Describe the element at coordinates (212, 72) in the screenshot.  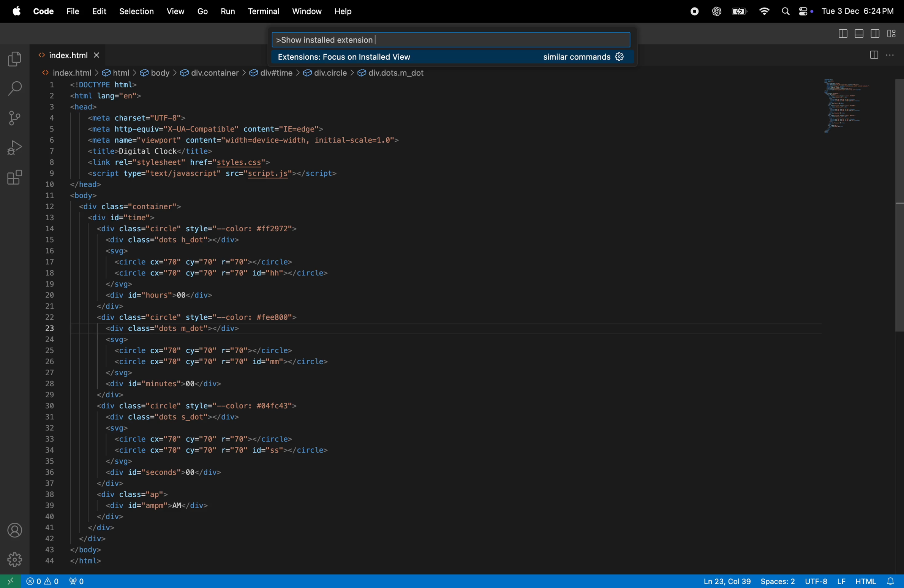
I see `div.container` at that location.